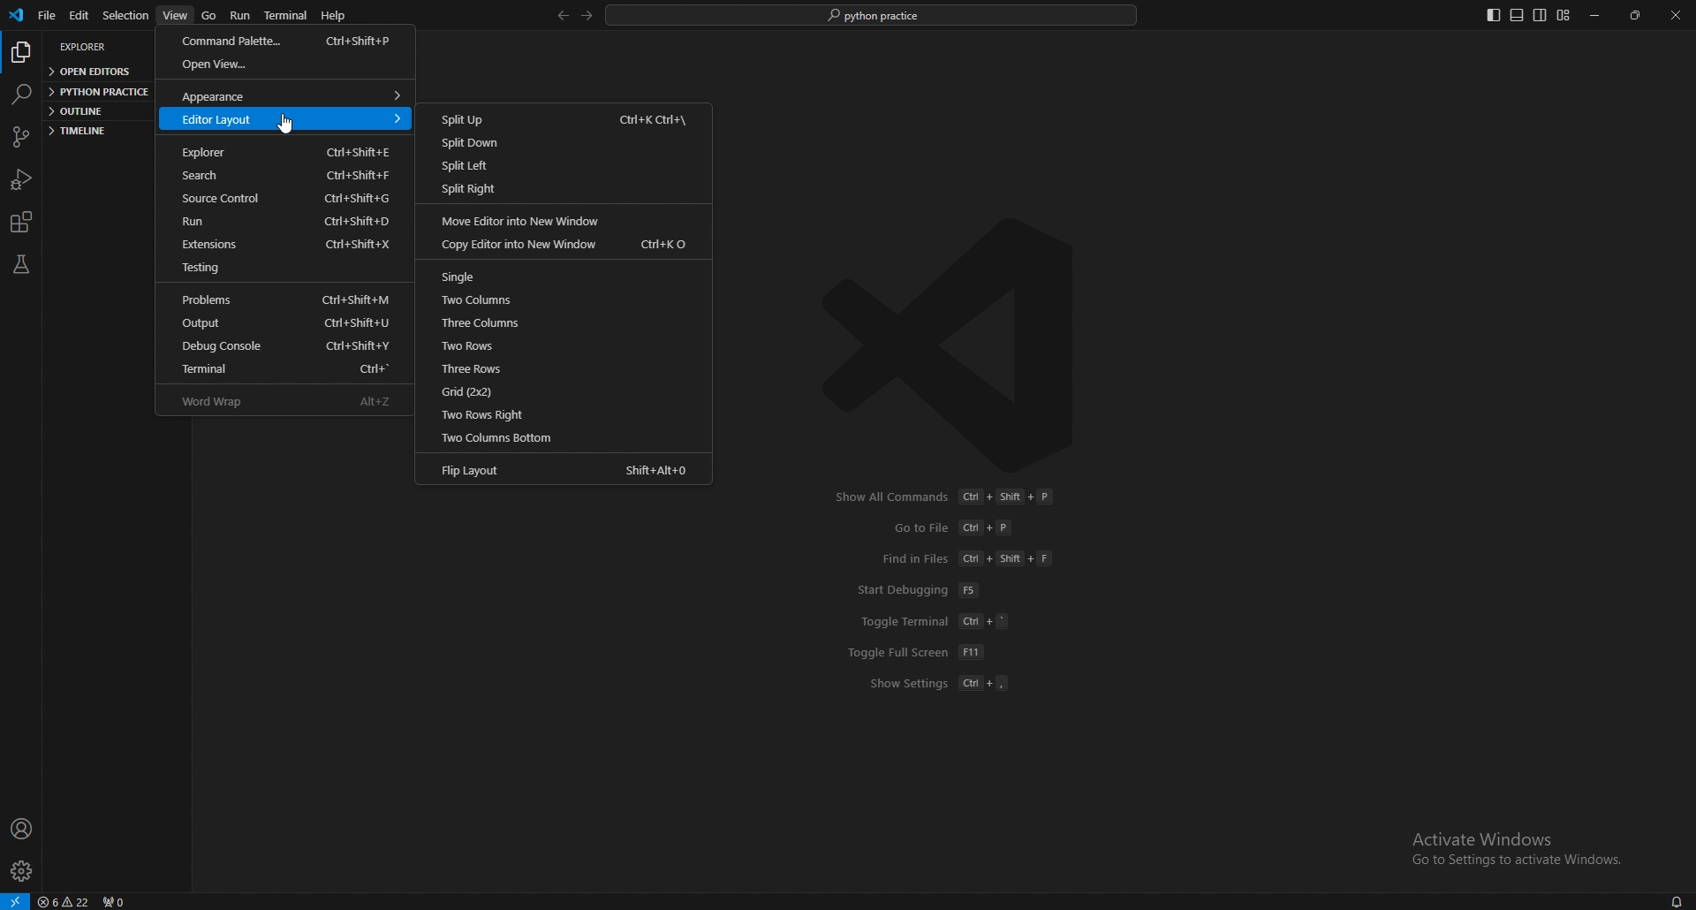  Describe the element at coordinates (561, 146) in the screenshot. I see `split down` at that location.